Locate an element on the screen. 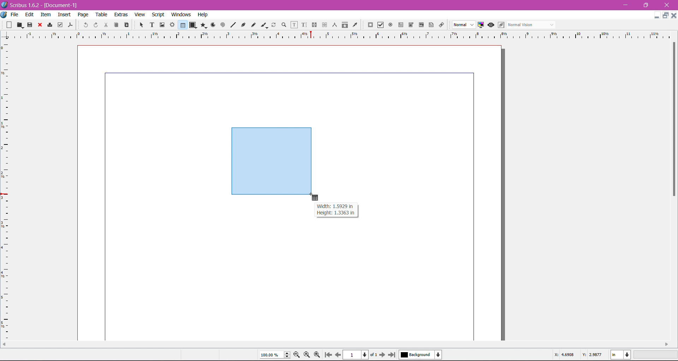 This screenshot has height=361, width=678. Freehand Line is located at coordinates (253, 25).